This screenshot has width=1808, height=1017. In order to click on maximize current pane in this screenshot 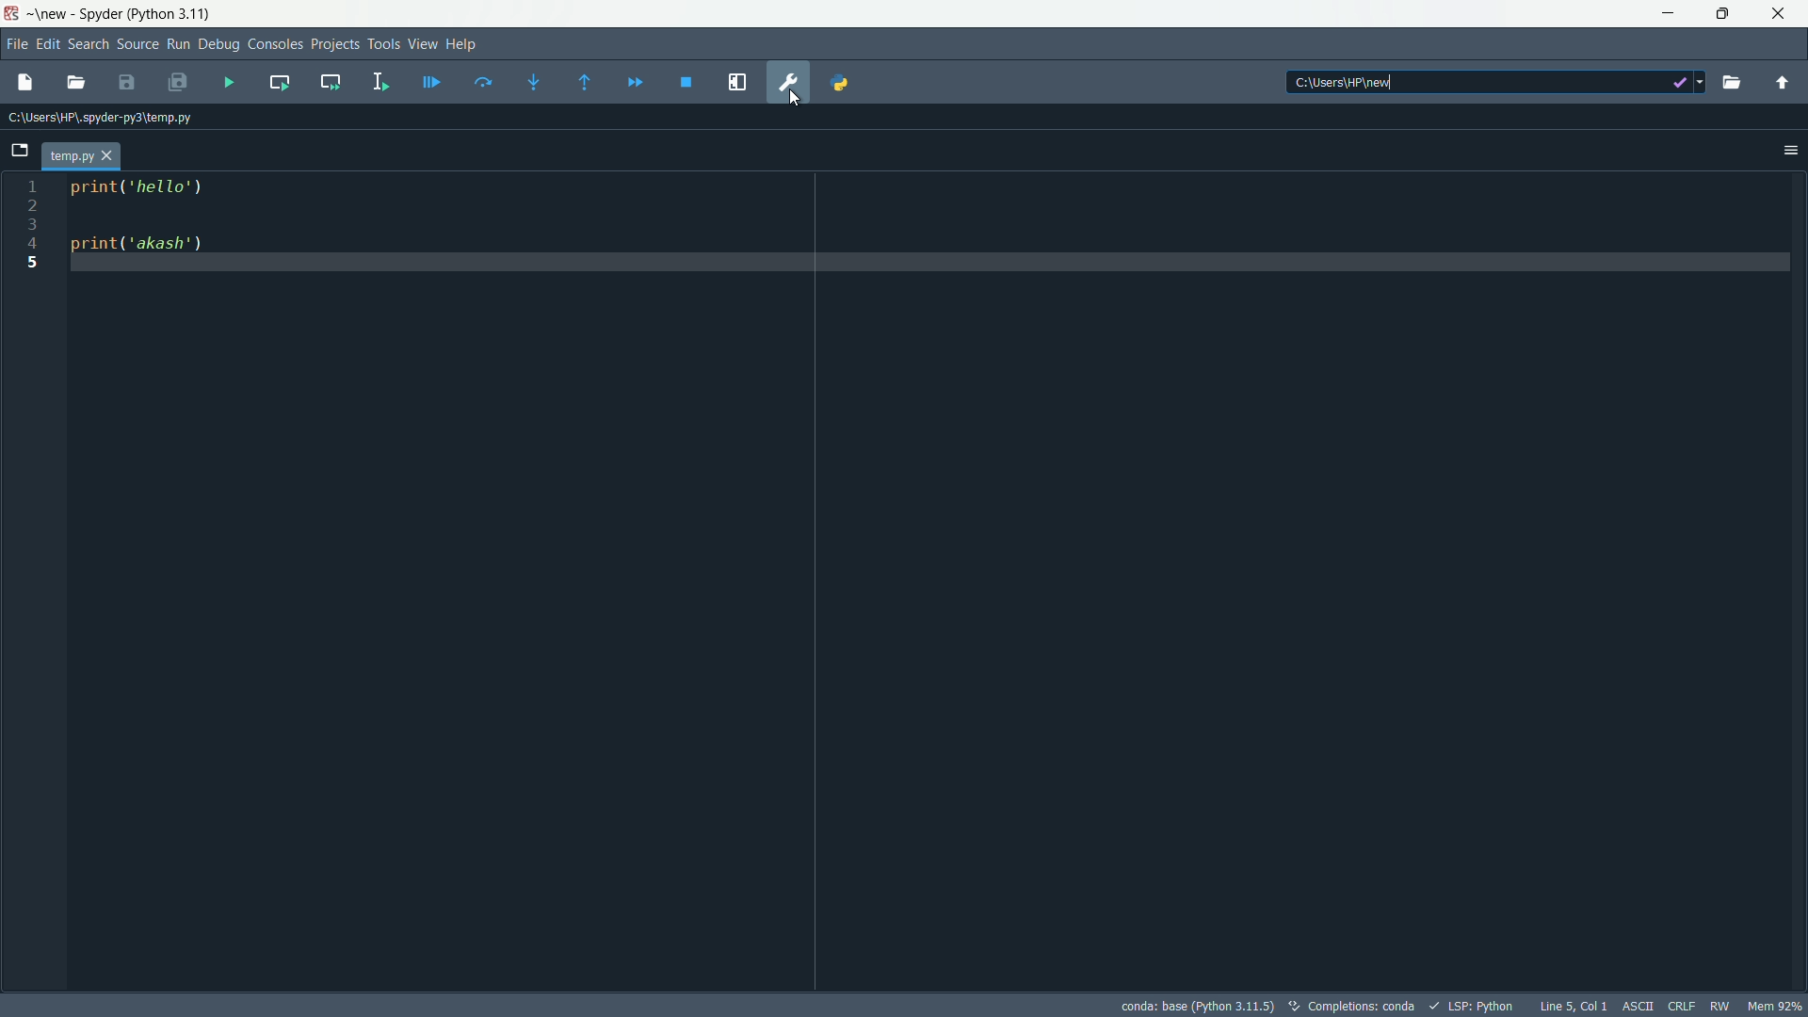, I will do `click(736, 82)`.